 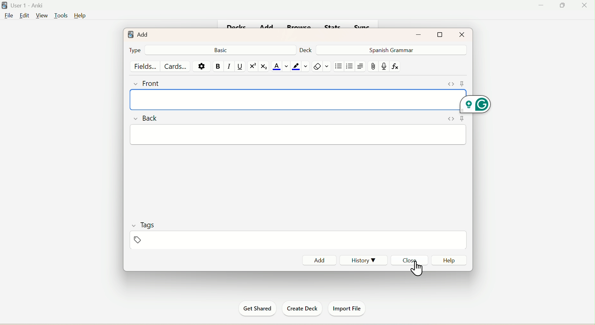 What do you see at coordinates (383, 67) in the screenshot?
I see `mic` at bounding box center [383, 67].